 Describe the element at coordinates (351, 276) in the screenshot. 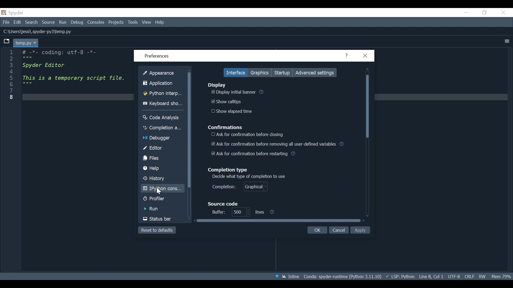

I see `Conda Environment Indicator` at that location.